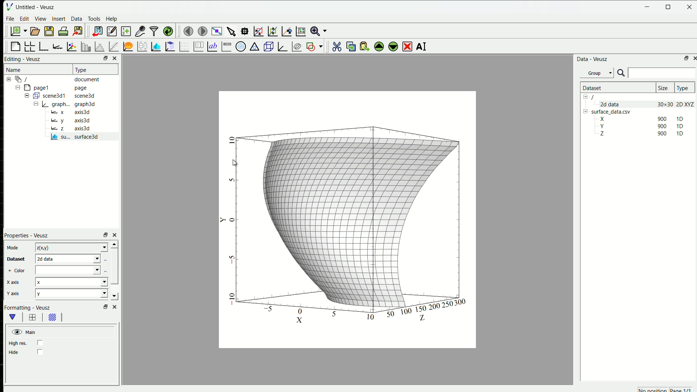  What do you see at coordinates (17, 271) in the screenshot?
I see `+ Color` at bounding box center [17, 271].